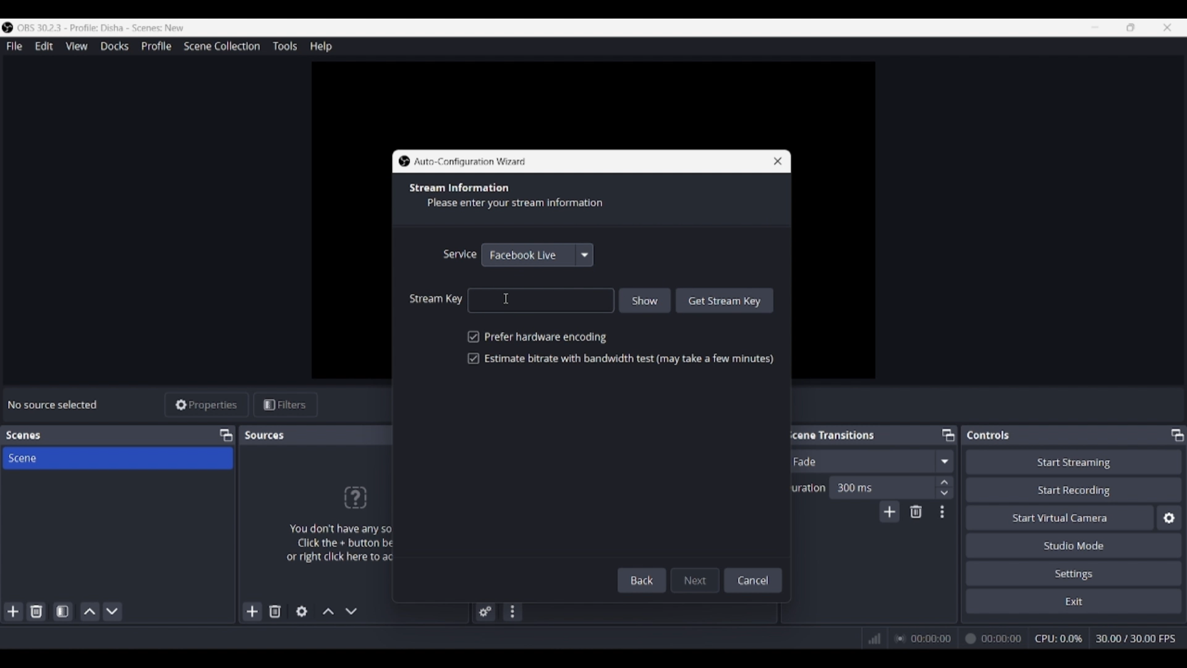  I want to click on Start recording, so click(1074, 489).